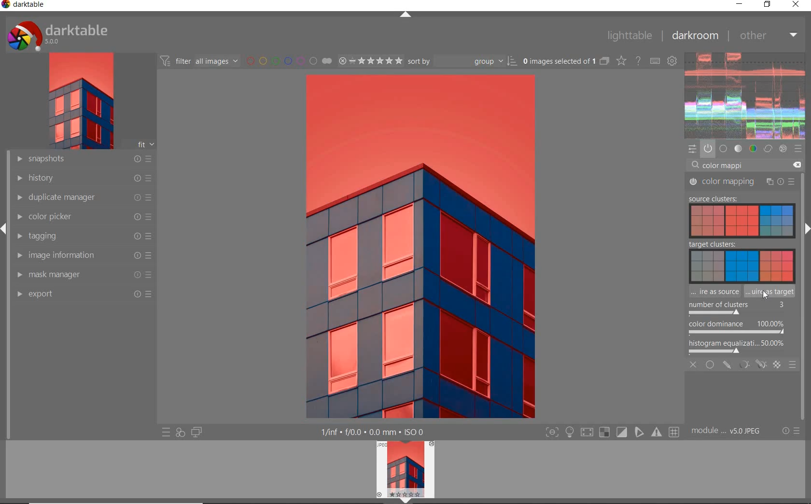 This screenshot has height=504, width=811. What do you see at coordinates (796, 5) in the screenshot?
I see `close` at bounding box center [796, 5].